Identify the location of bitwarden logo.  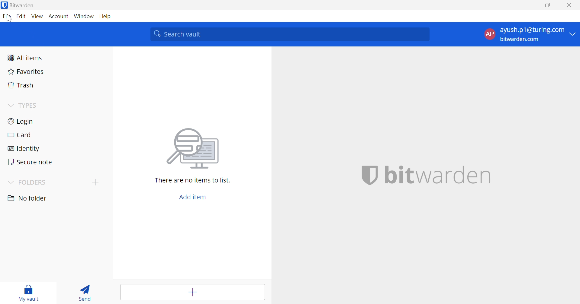
(369, 175).